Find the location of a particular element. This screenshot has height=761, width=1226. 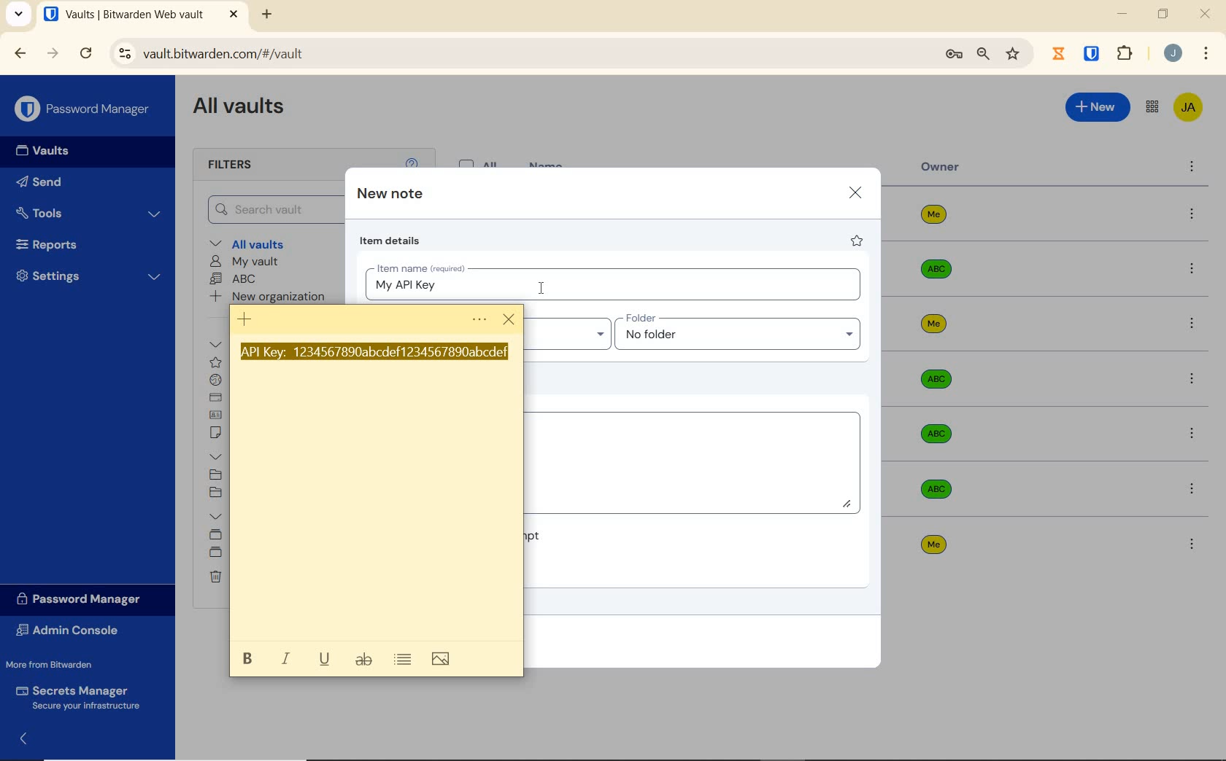

Secrets Manager is located at coordinates (82, 695).